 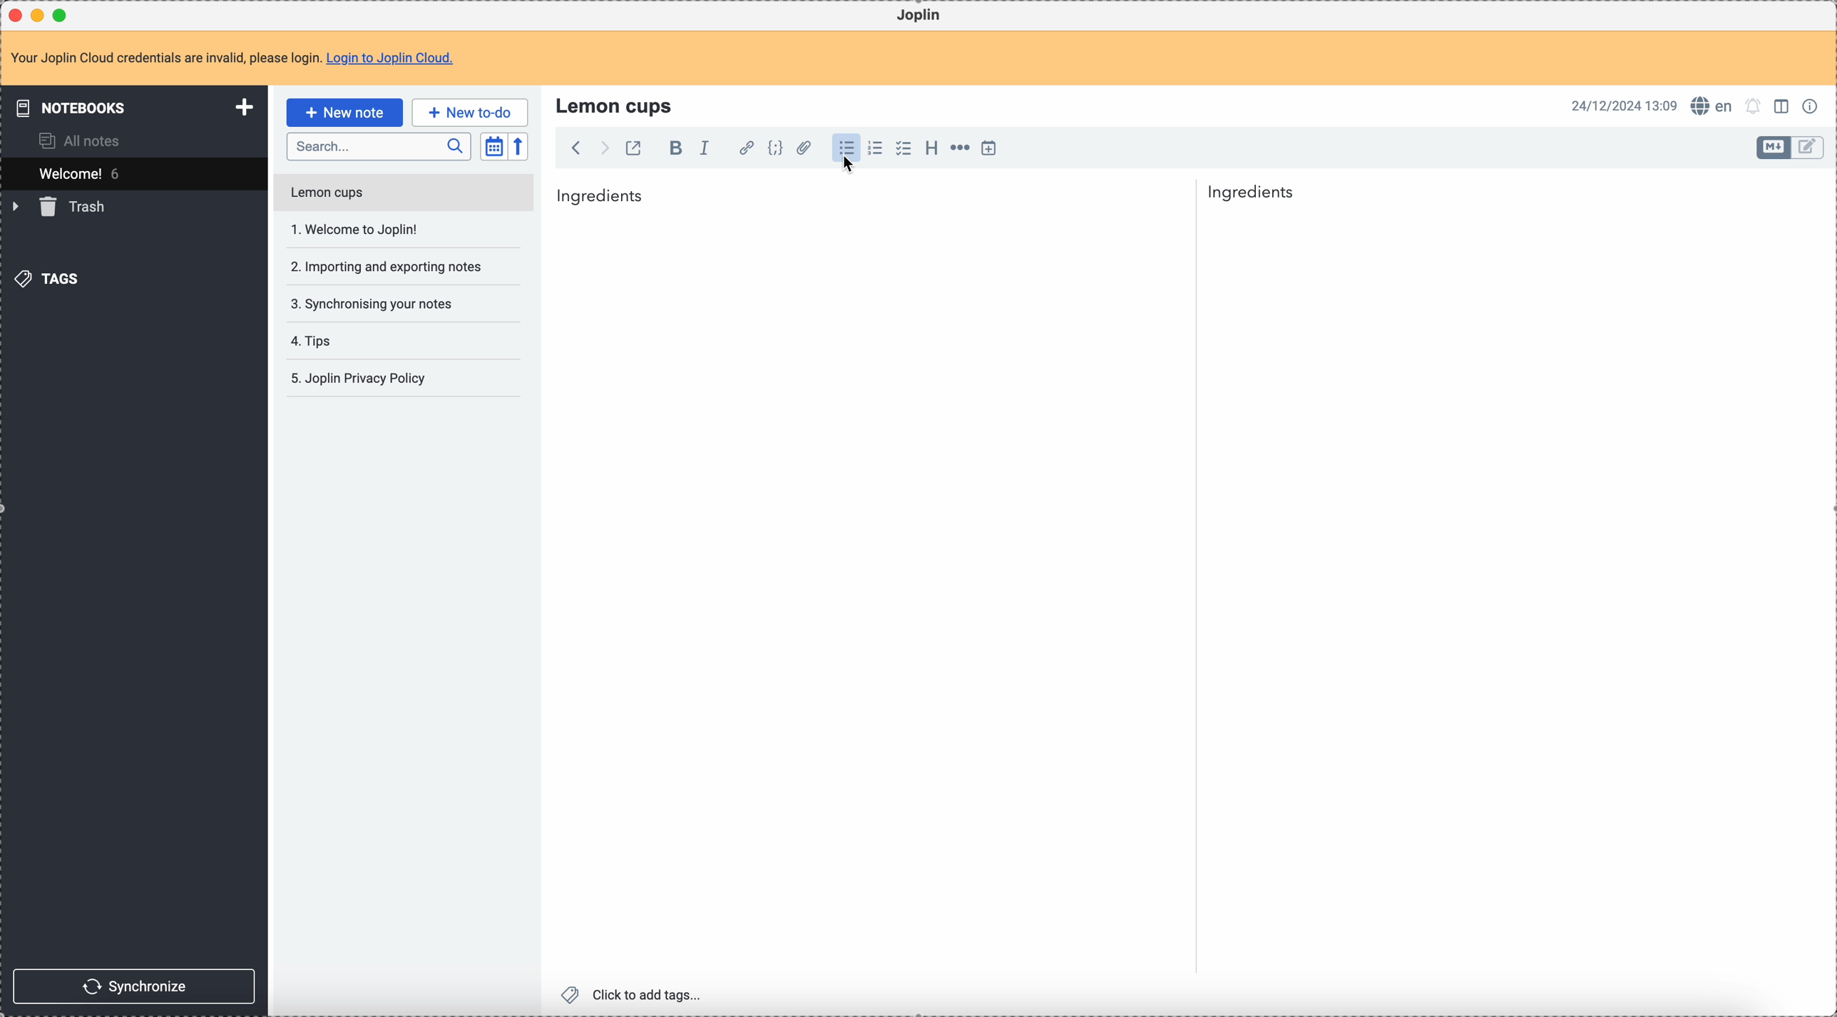 I want to click on toggle edit layout, so click(x=1774, y=148).